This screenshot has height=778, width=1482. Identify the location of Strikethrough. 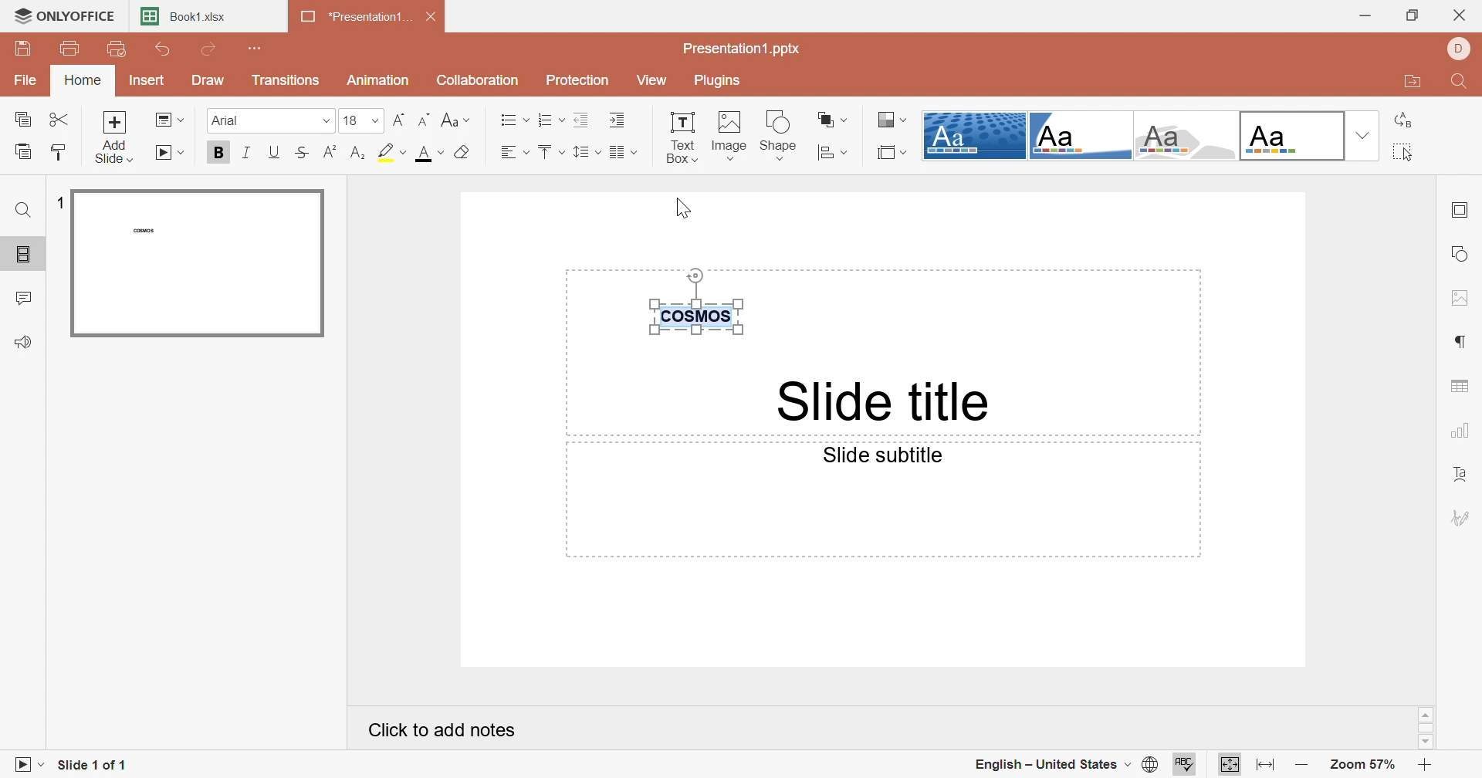
(303, 154).